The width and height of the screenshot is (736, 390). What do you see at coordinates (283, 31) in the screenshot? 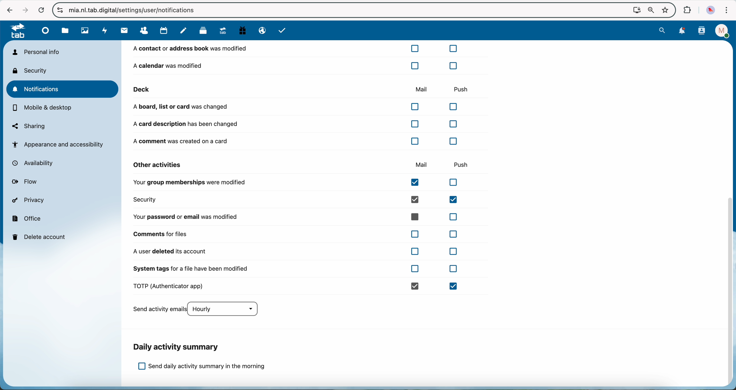
I see `task` at bounding box center [283, 31].